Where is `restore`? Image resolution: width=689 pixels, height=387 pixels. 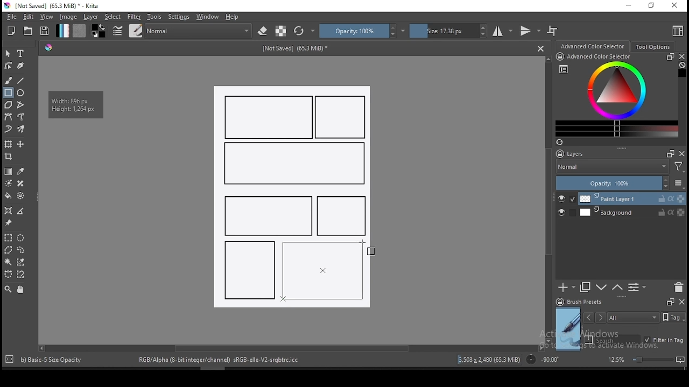 restore is located at coordinates (653, 6).